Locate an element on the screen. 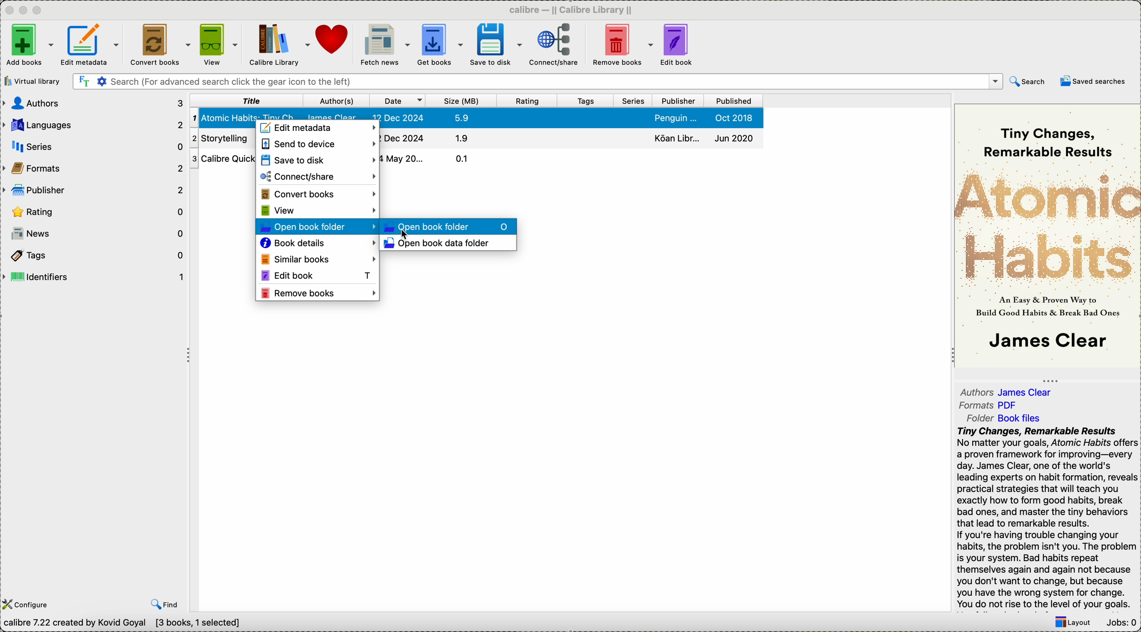 The width and height of the screenshot is (1141, 632). send to device is located at coordinates (317, 144).